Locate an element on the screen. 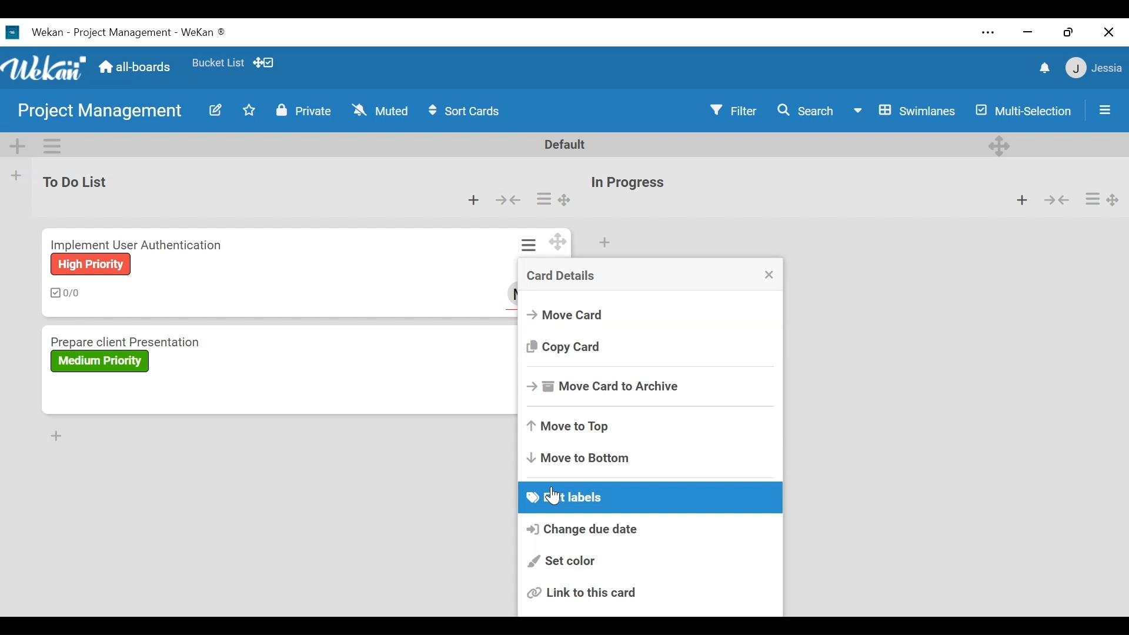 The image size is (1129, 635). Collapse is located at coordinates (509, 200).